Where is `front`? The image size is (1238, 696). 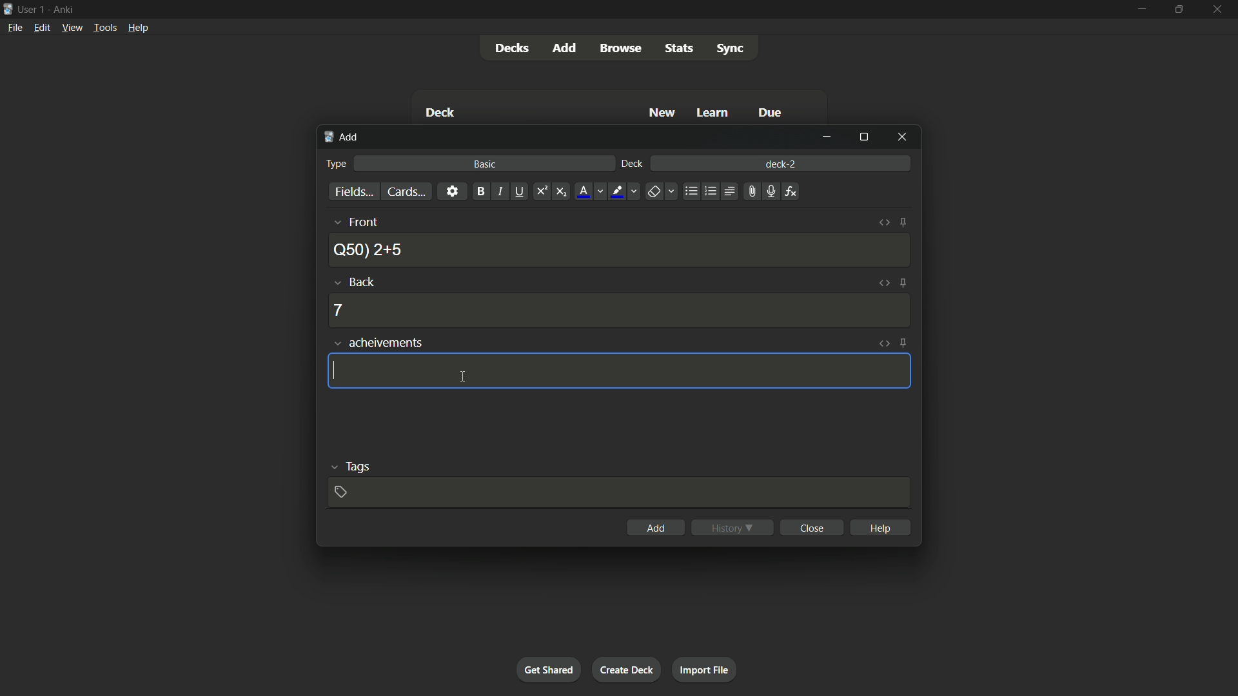 front is located at coordinates (354, 222).